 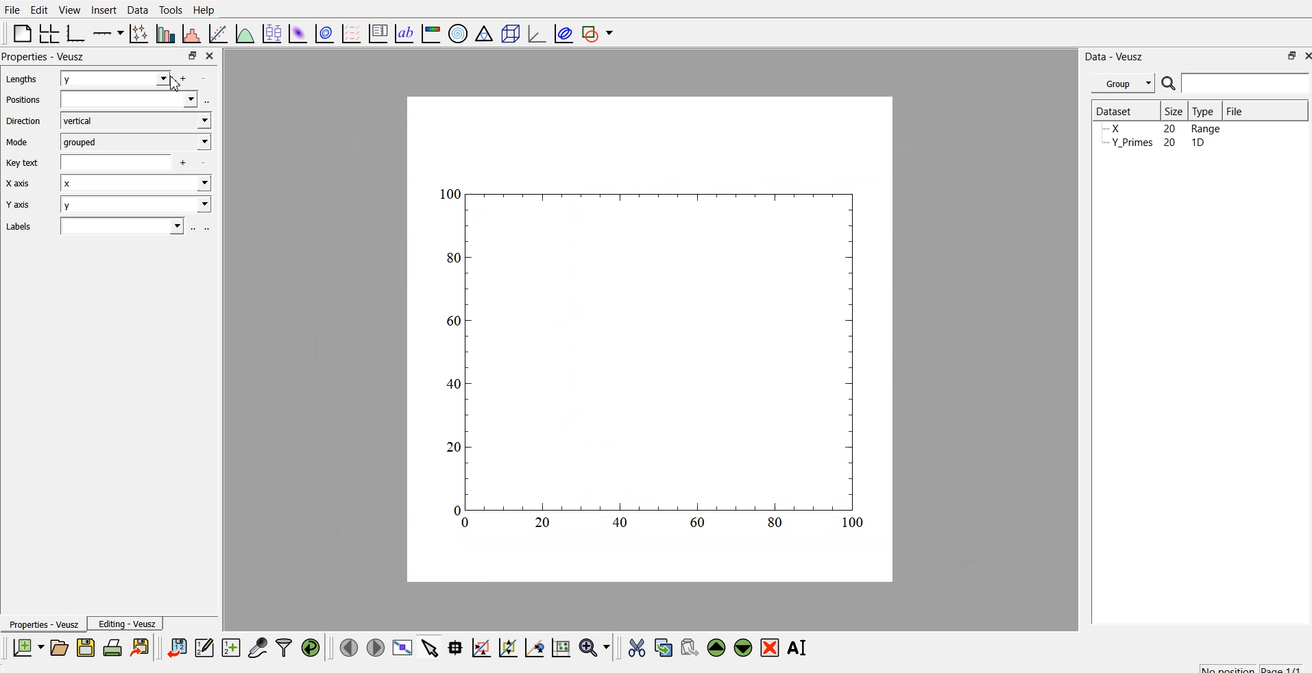 I want to click on remove the selected widget, so click(x=773, y=648).